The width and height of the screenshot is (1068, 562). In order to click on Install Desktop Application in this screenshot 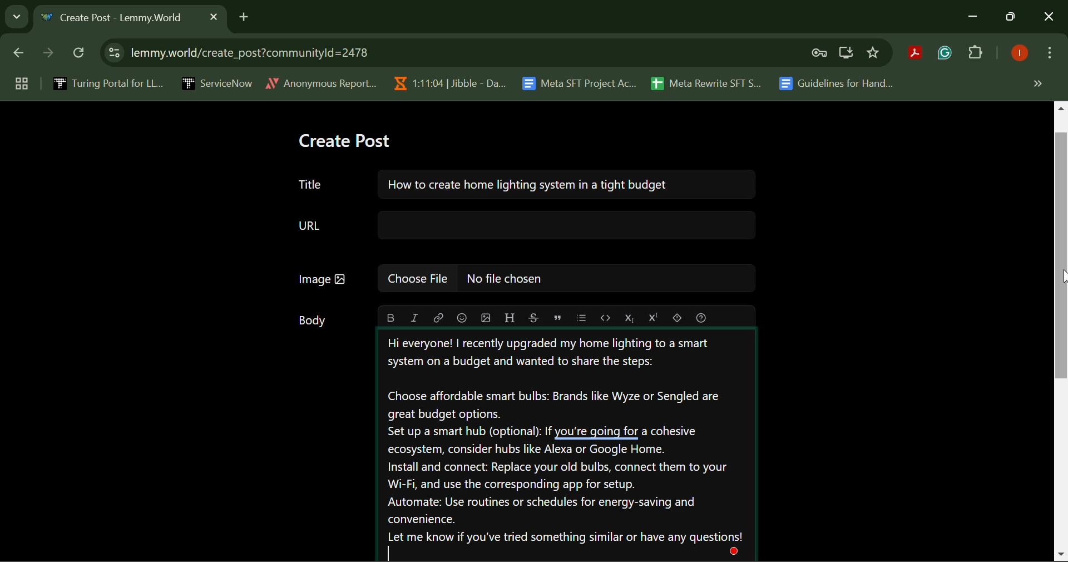, I will do `click(845, 54)`.